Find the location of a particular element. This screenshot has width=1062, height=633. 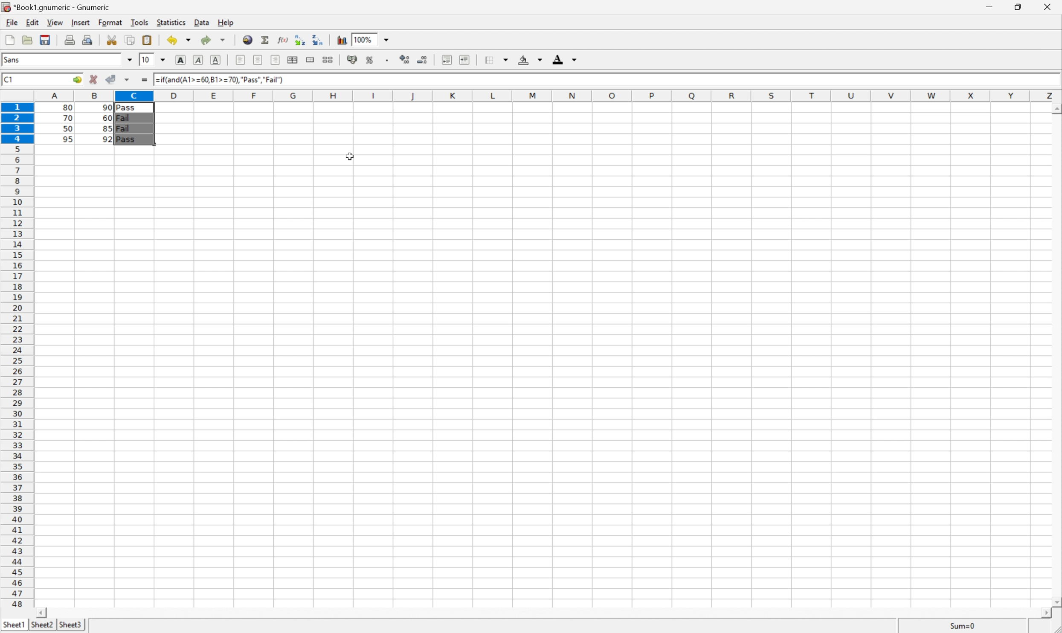

Enter formula is located at coordinates (144, 80).